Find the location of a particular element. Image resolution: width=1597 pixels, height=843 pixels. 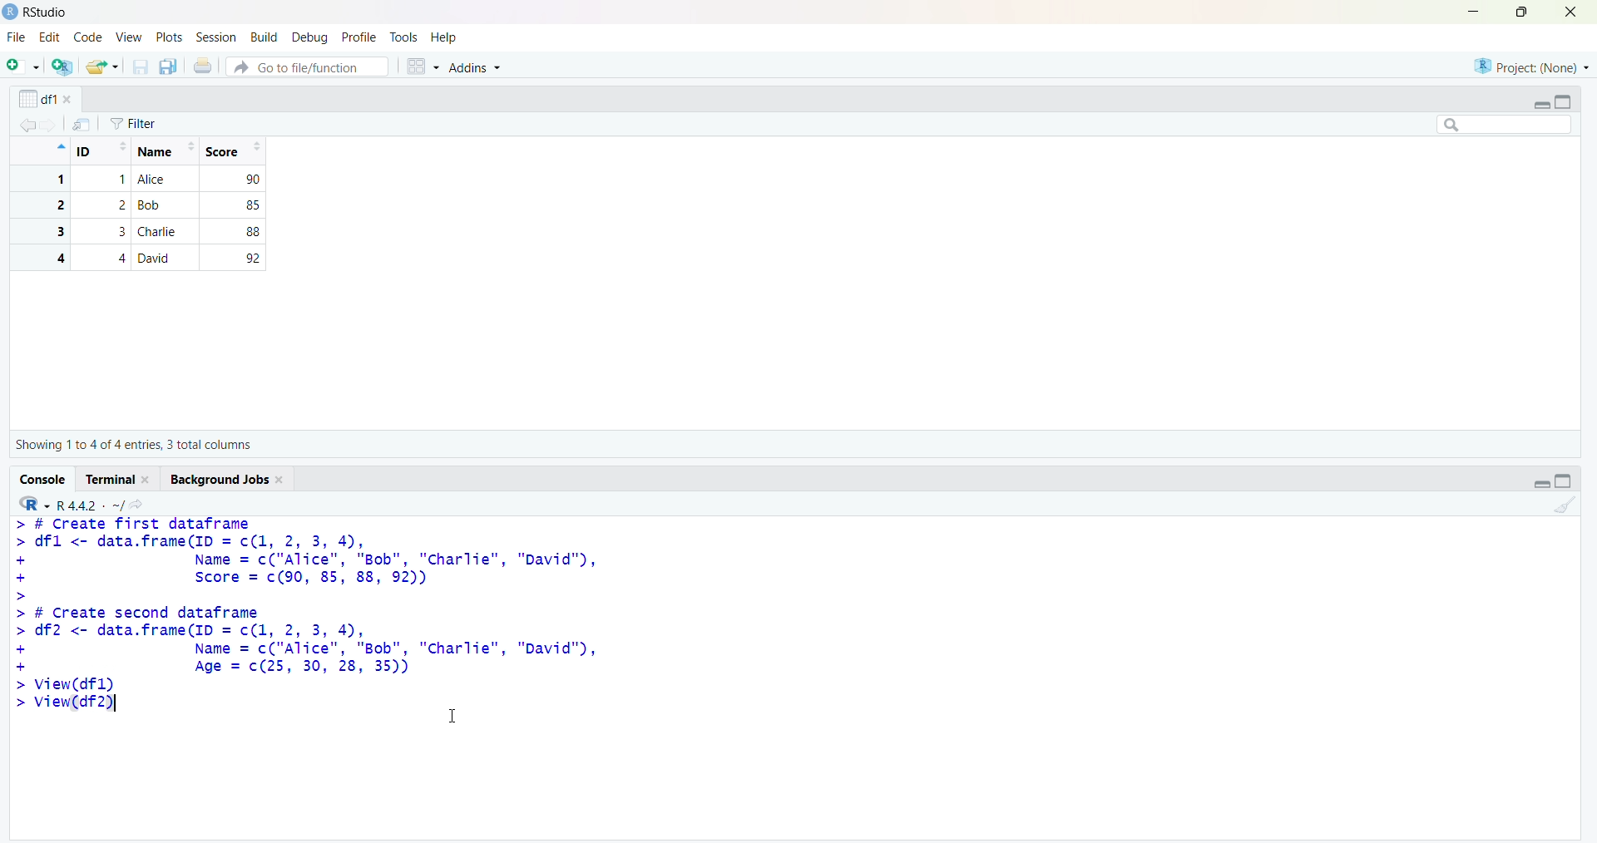

icon is located at coordinates (60, 146).